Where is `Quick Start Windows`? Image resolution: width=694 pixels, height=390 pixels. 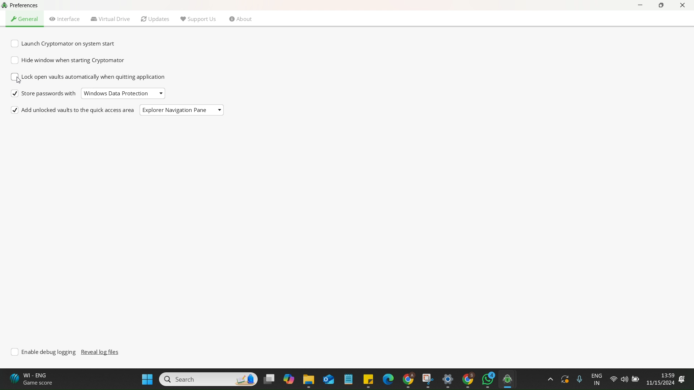 Quick Start Windows is located at coordinates (147, 379).